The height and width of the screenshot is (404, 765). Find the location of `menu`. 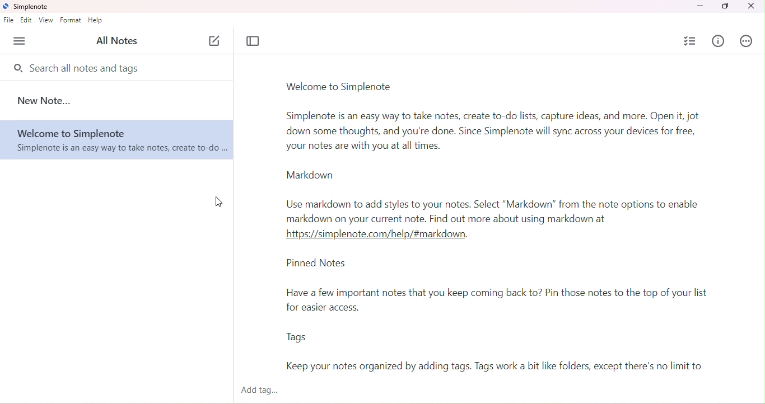

menu is located at coordinates (21, 41).